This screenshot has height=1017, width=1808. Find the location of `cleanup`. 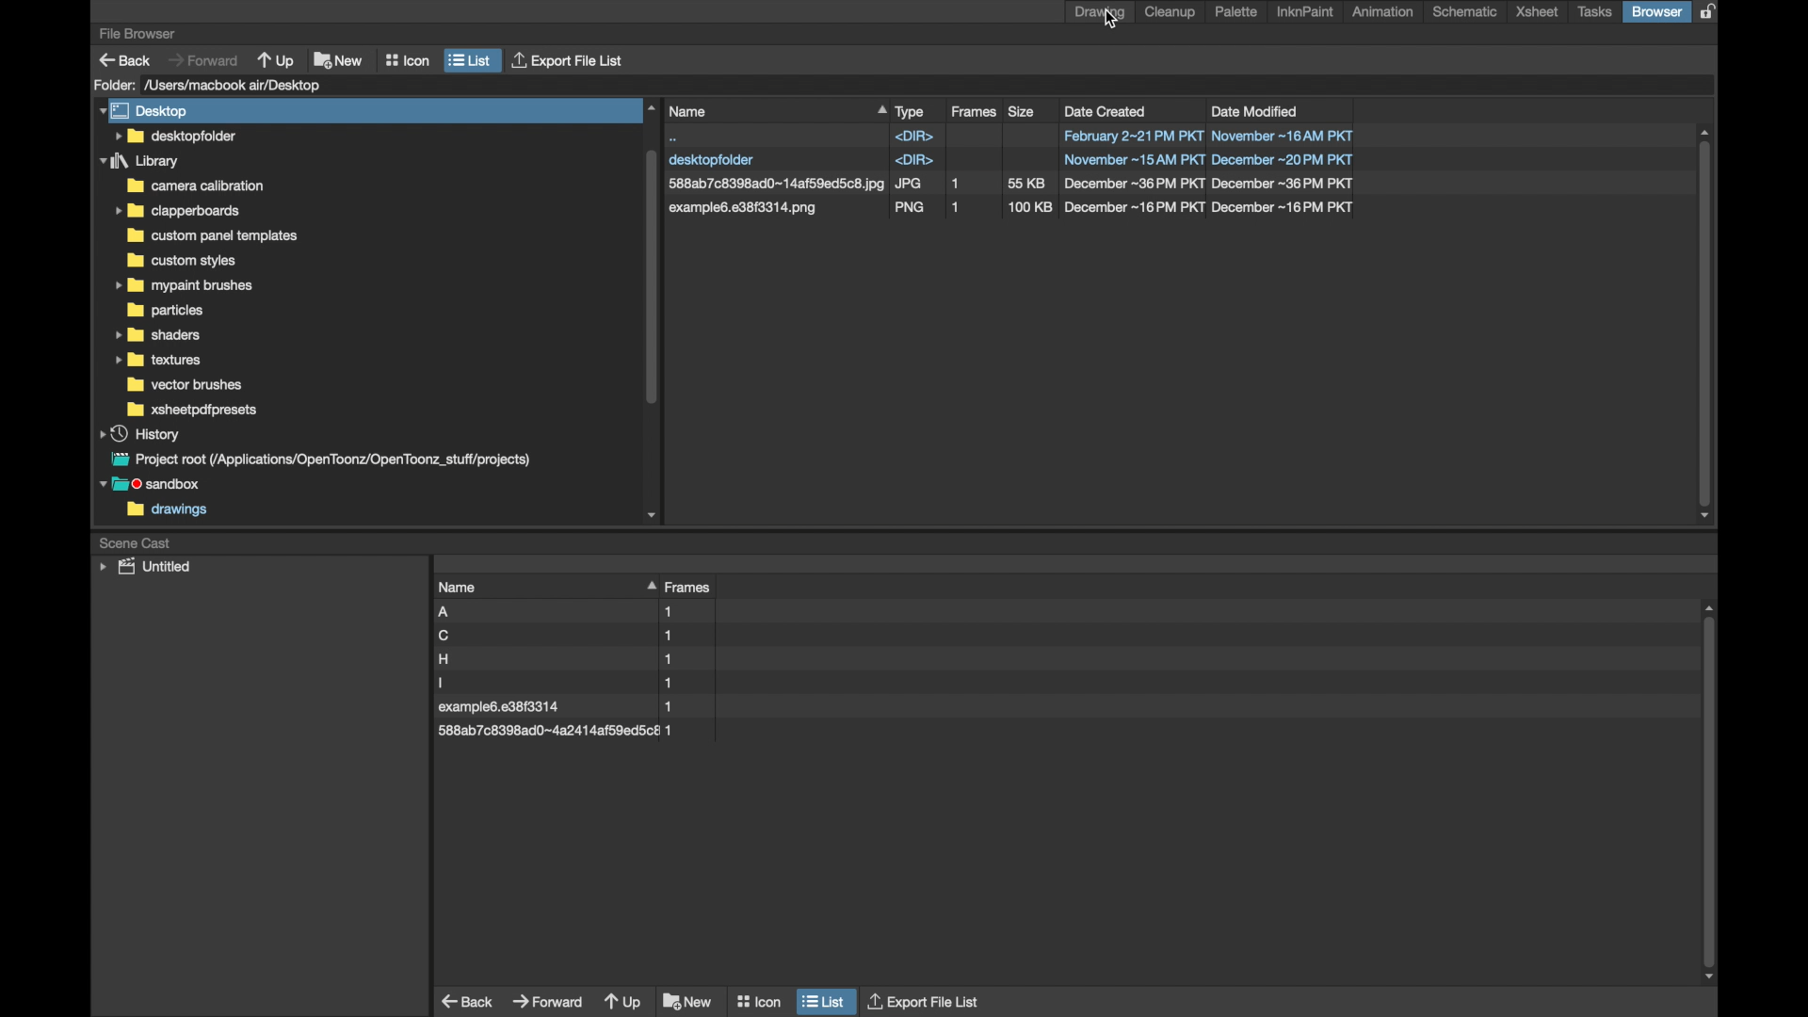

cleanup is located at coordinates (1173, 12).